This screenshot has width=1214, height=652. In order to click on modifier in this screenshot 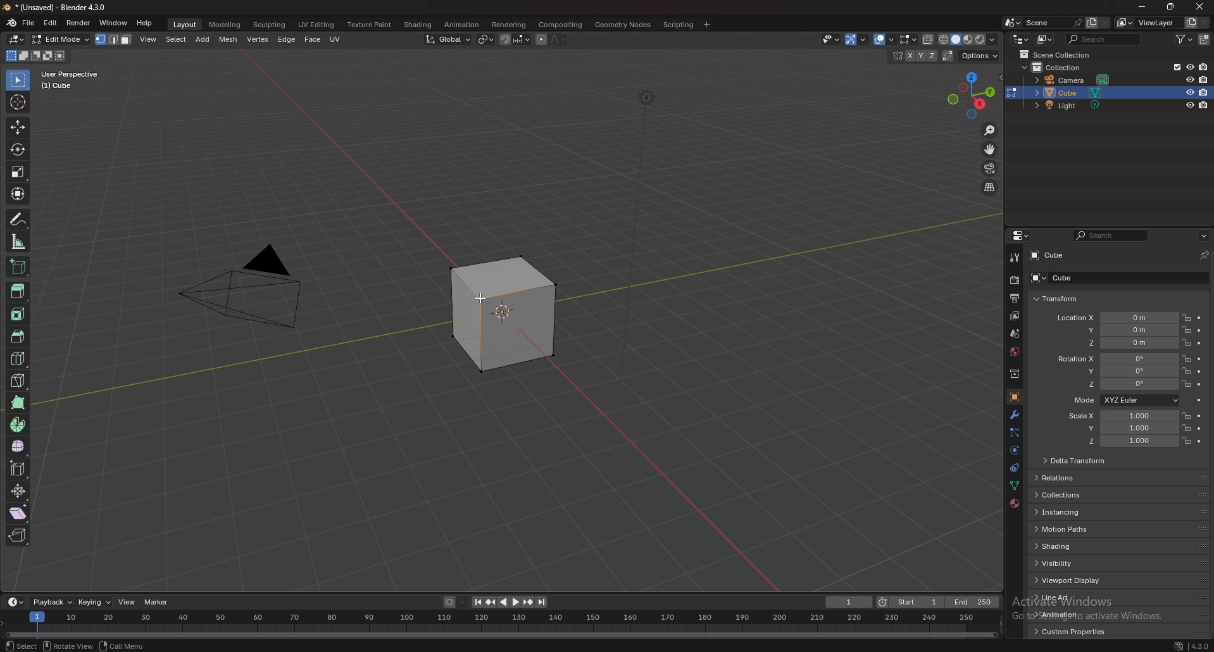, I will do `click(1015, 415)`.